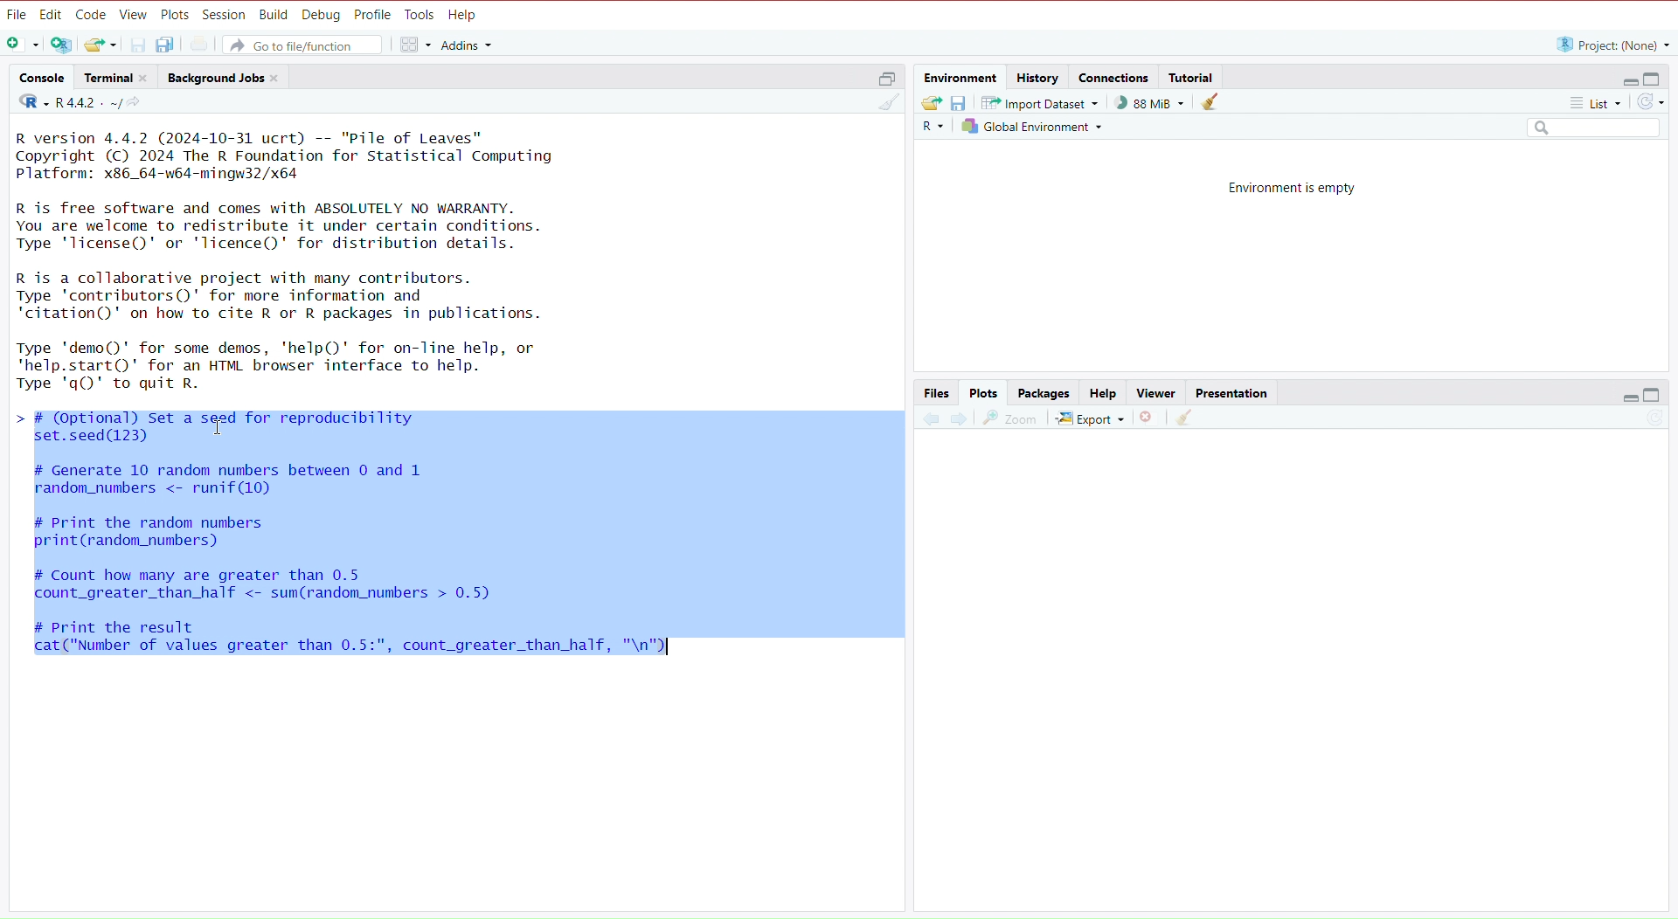 The image size is (1678, 919). What do you see at coordinates (1113, 75) in the screenshot?
I see `Connections` at bounding box center [1113, 75].